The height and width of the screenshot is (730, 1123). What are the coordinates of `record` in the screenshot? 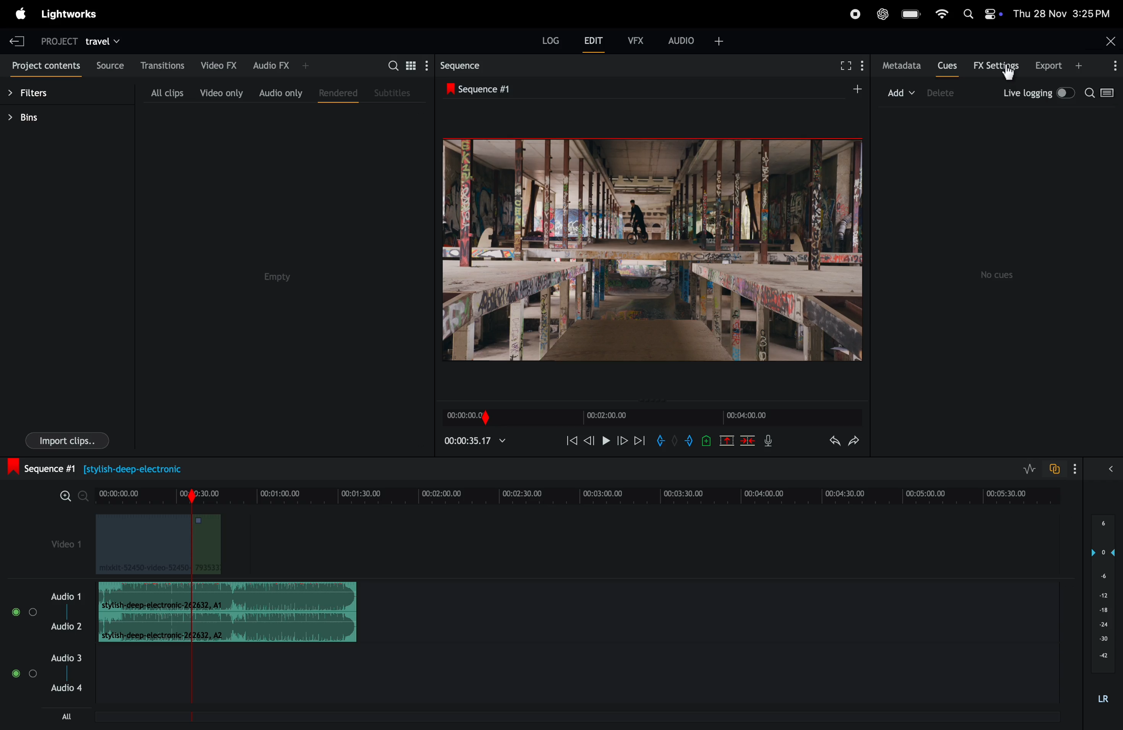 It's located at (855, 13).